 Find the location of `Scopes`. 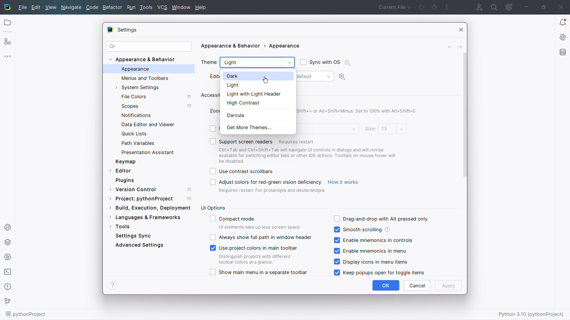

Scopes is located at coordinates (155, 106).